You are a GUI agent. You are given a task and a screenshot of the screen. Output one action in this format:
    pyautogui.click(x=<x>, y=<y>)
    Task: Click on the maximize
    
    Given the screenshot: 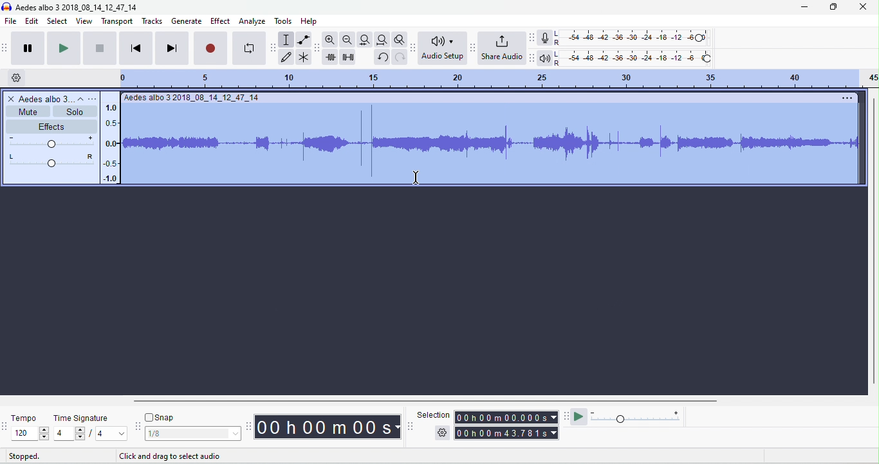 What is the action you would take?
    pyautogui.click(x=833, y=6)
    